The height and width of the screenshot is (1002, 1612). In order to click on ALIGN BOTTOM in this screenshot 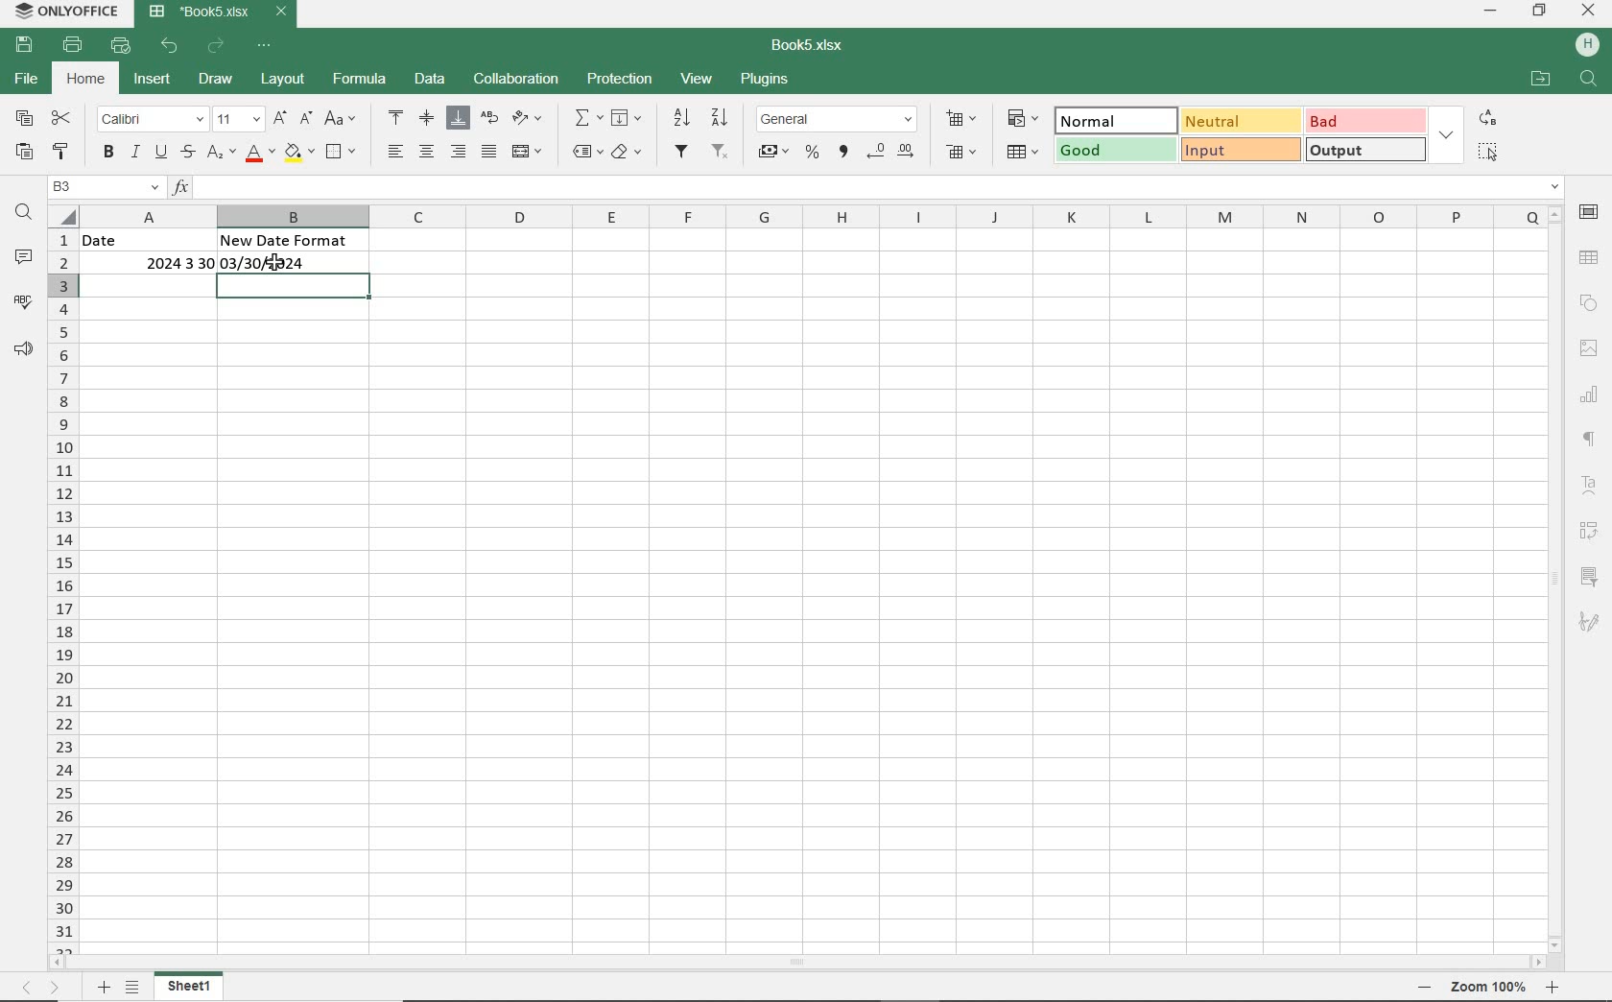, I will do `click(458, 118)`.